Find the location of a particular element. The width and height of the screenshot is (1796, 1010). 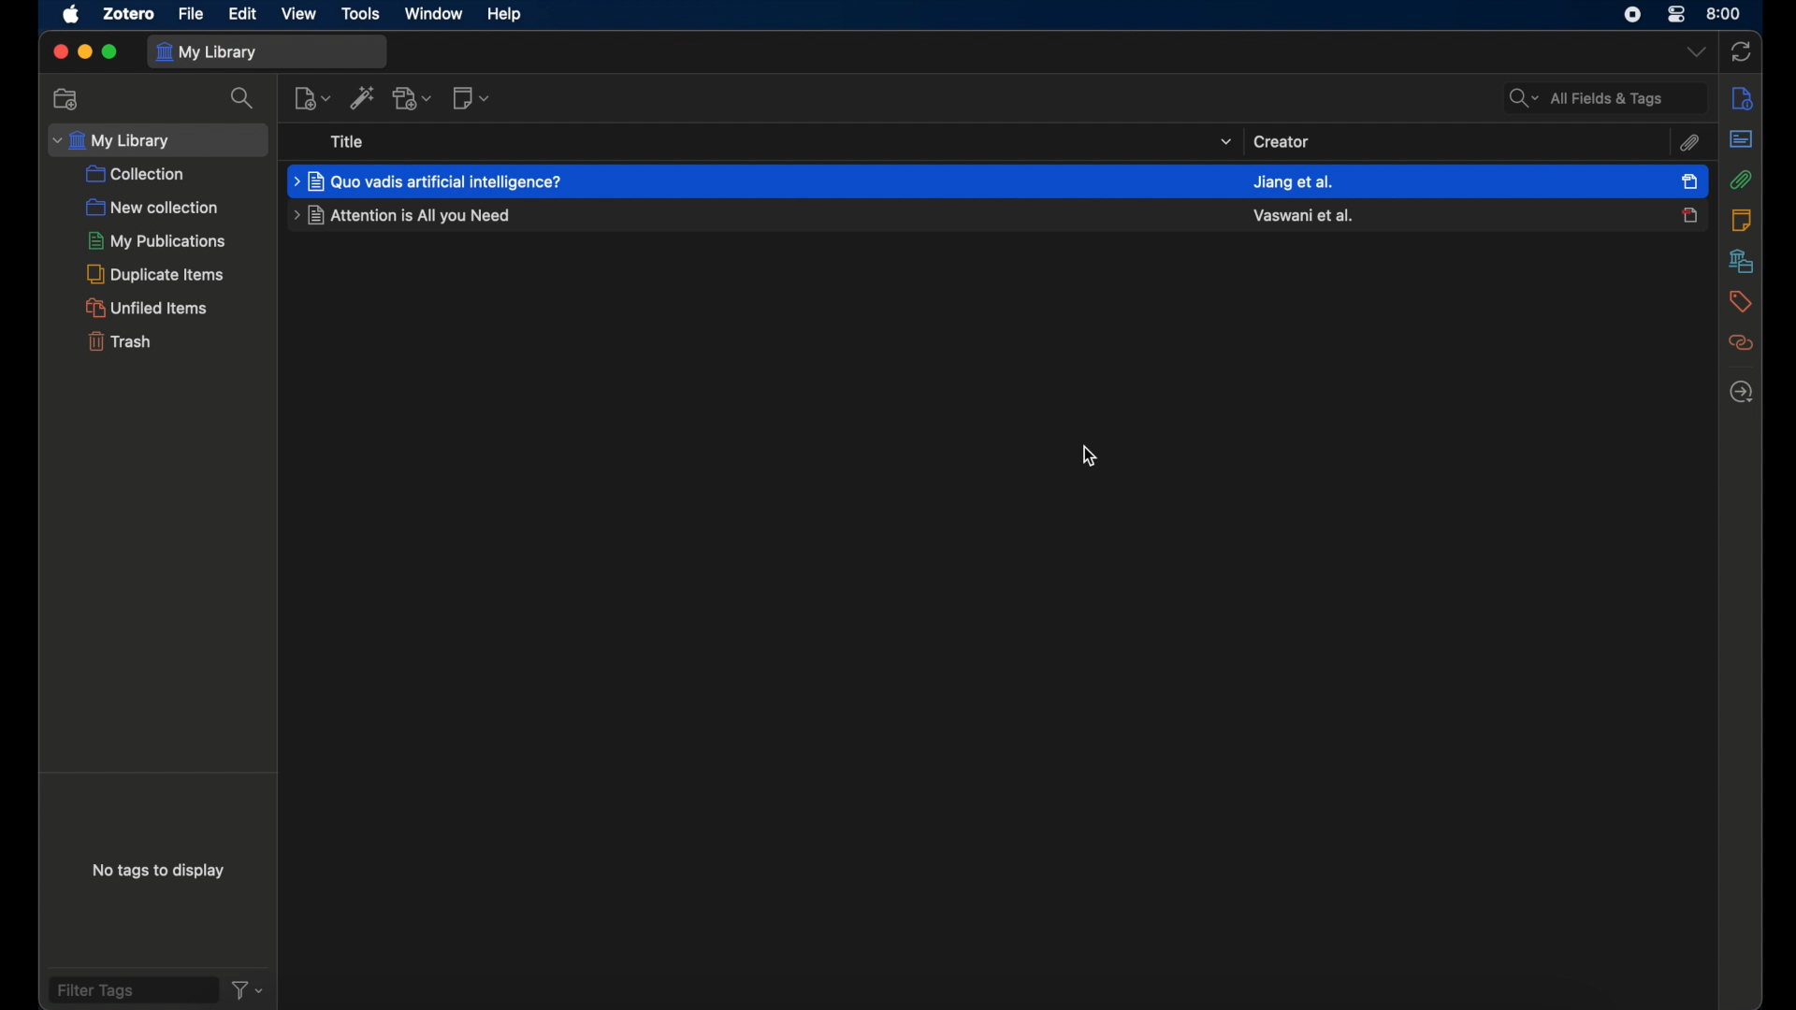

new collection is located at coordinates (152, 208).